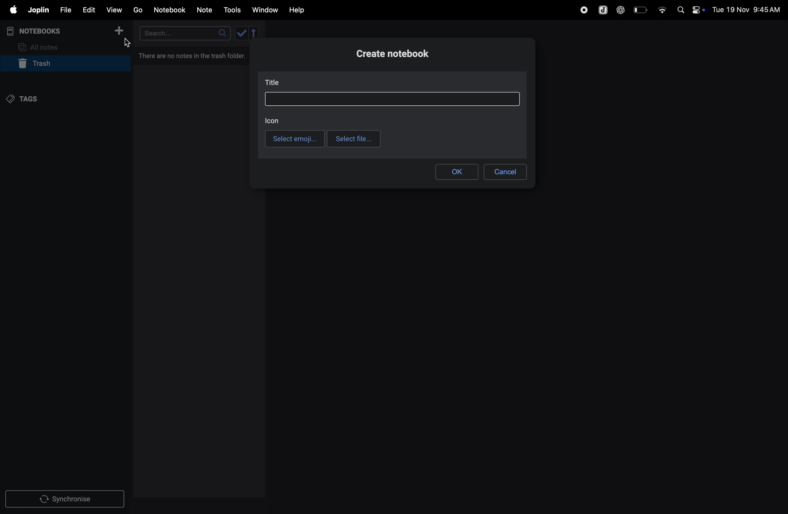 The height and width of the screenshot is (514, 788). I want to click on notes, so click(205, 10).